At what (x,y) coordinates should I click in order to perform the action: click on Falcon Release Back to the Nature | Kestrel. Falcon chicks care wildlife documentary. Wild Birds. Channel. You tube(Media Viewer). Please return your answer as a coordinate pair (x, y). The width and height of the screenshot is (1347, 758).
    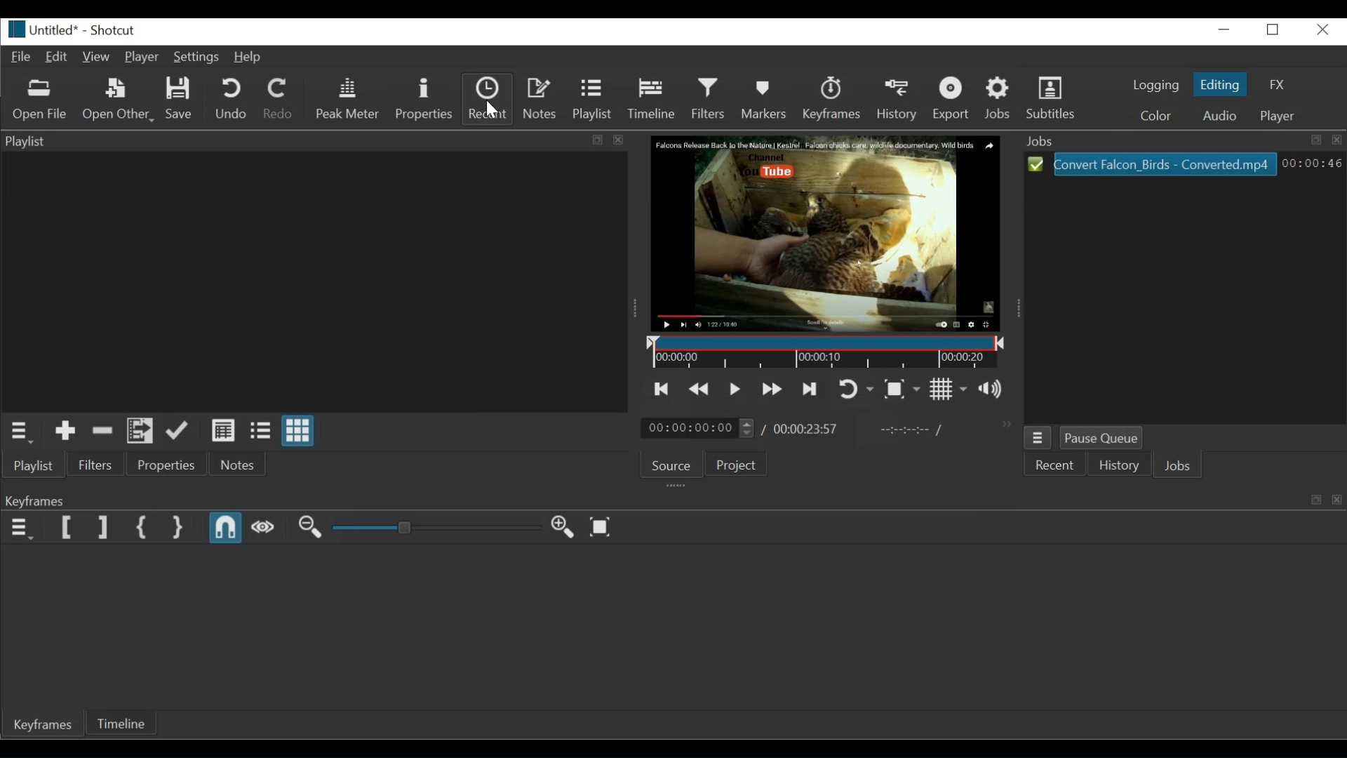
    Looking at the image, I should click on (824, 234).